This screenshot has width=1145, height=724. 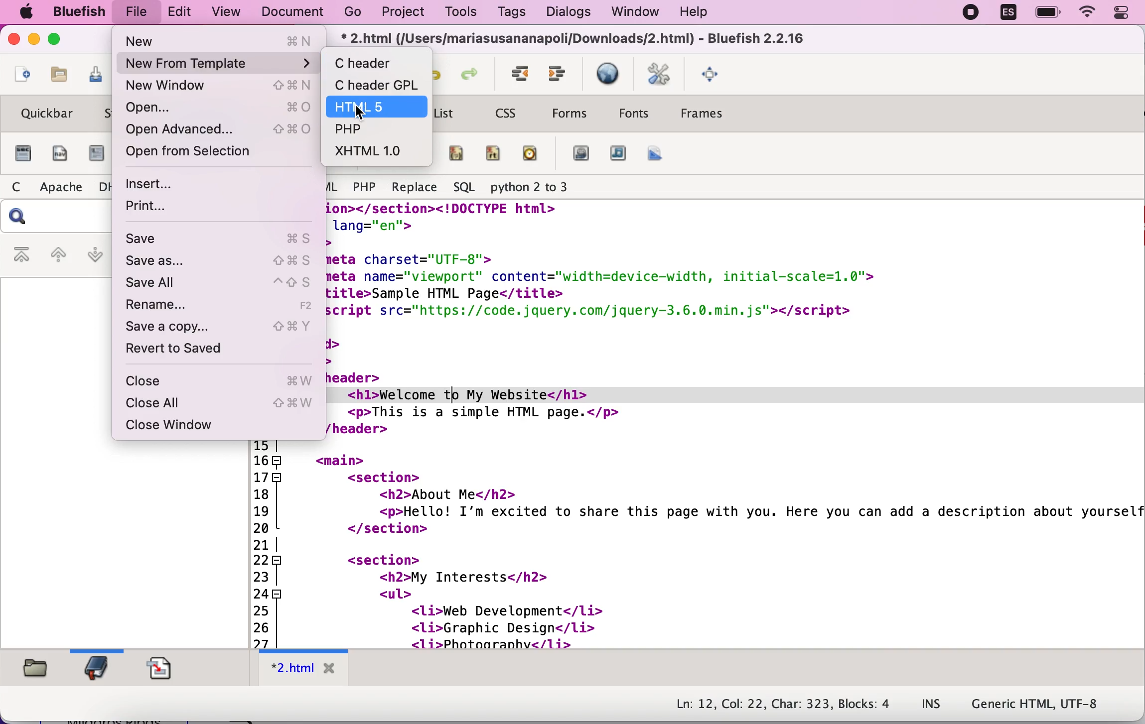 I want to click on fonts, so click(x=633, y=113).